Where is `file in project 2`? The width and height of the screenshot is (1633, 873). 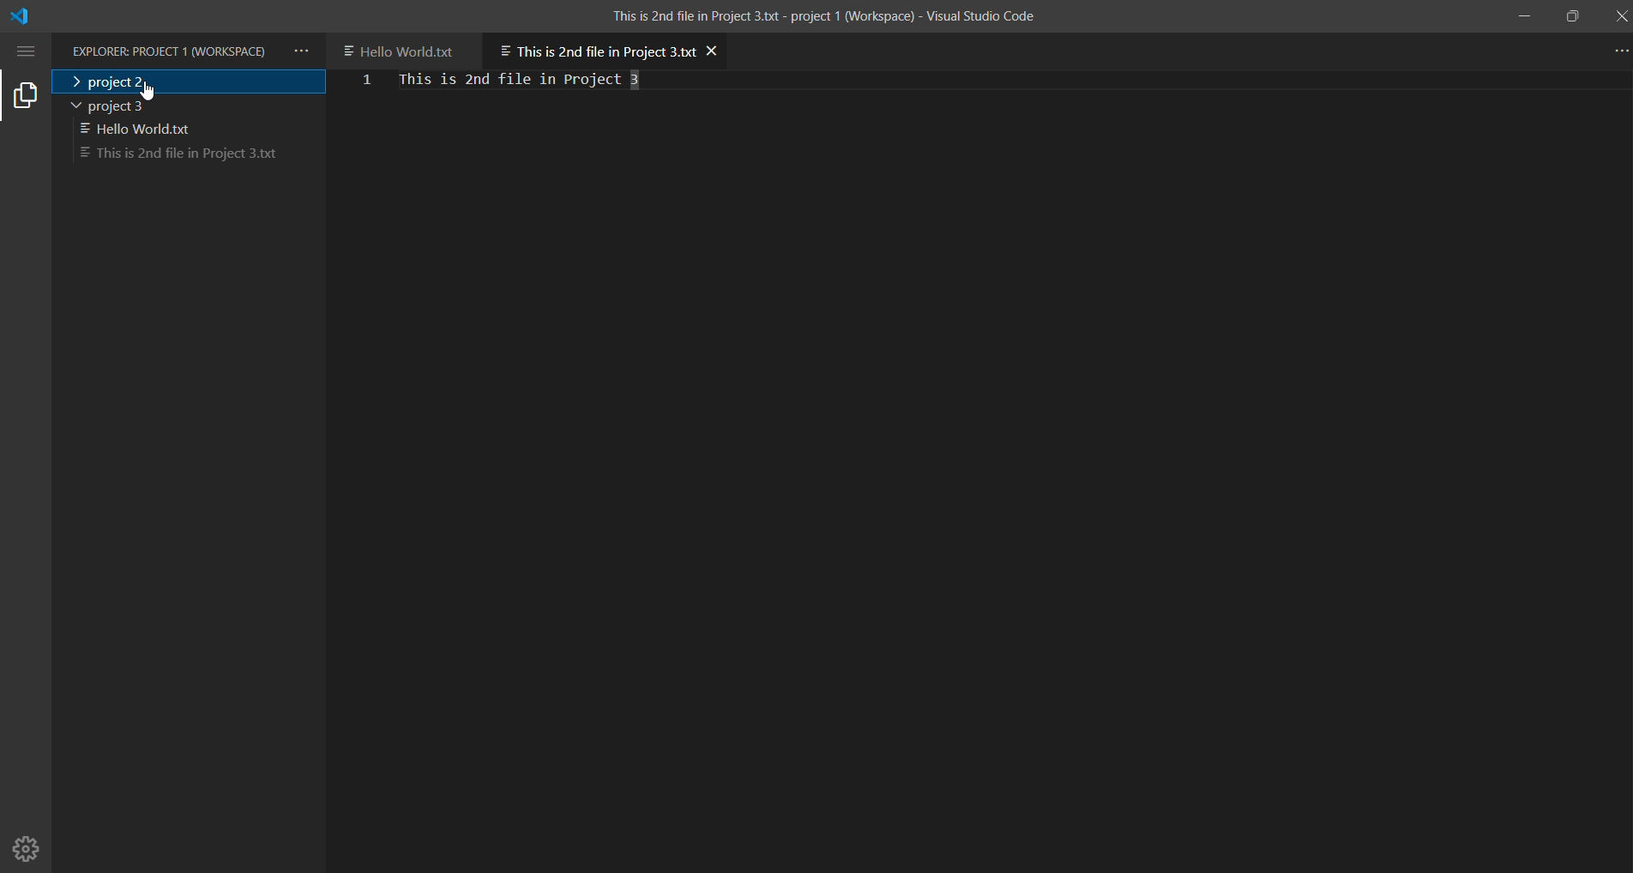
file in project 2 is located at coordinates (190, 105).